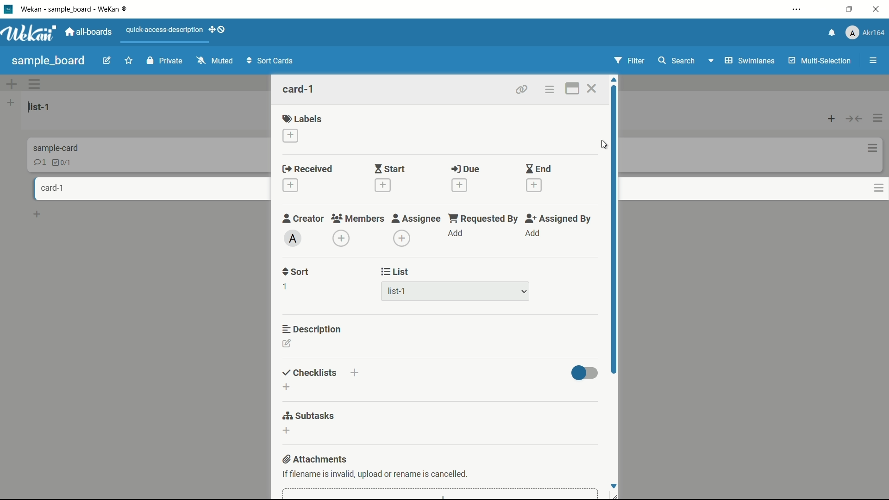 The image size is (889, 500). I want to click on quick-access-description, so click(163, 29).